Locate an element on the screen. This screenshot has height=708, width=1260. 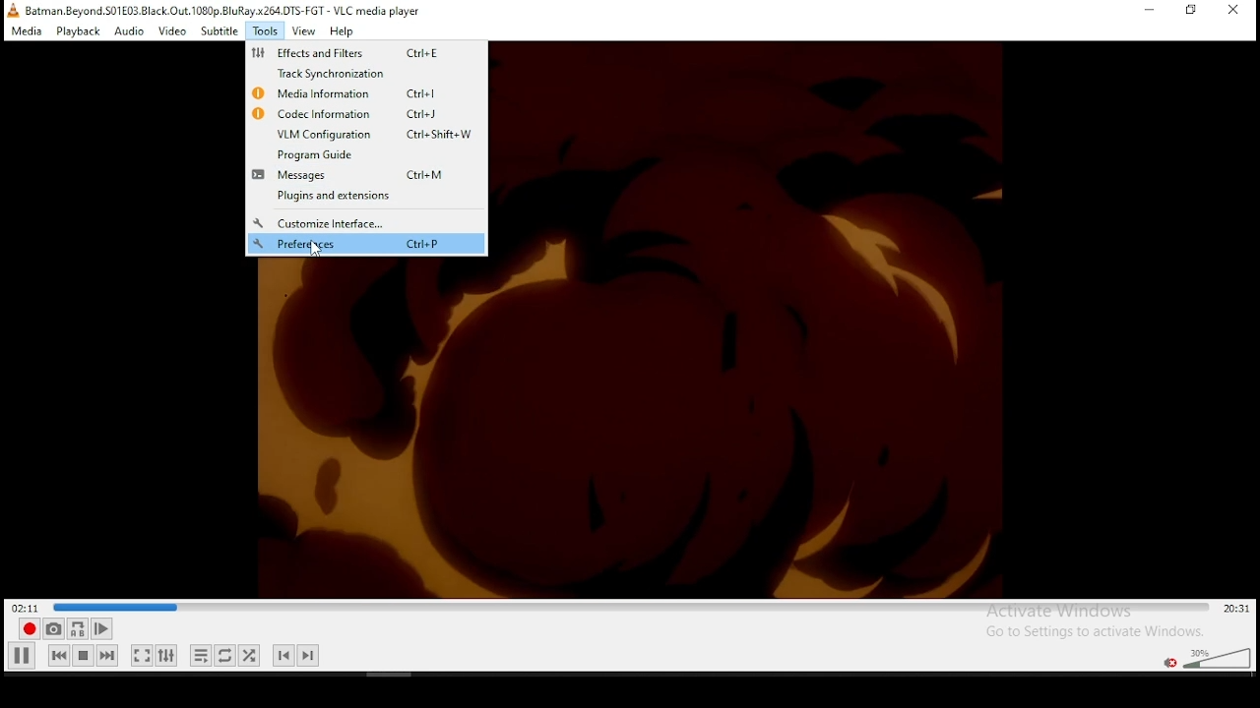
video is located at coordinates (631, 441).